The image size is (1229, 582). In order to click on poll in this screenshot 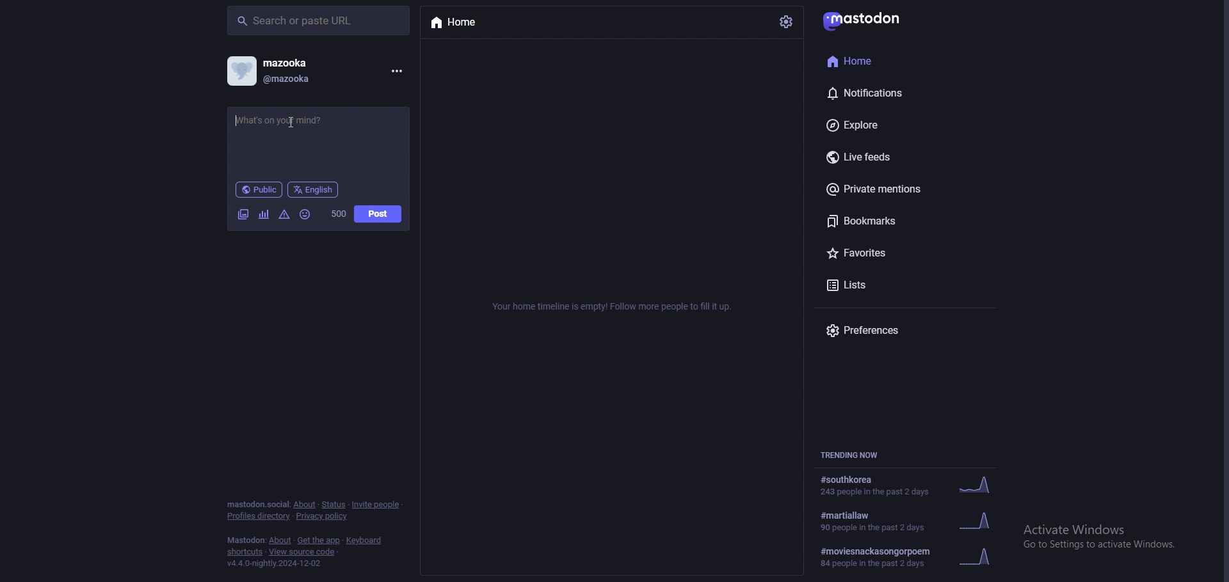, I will do `click(264, 214)`.